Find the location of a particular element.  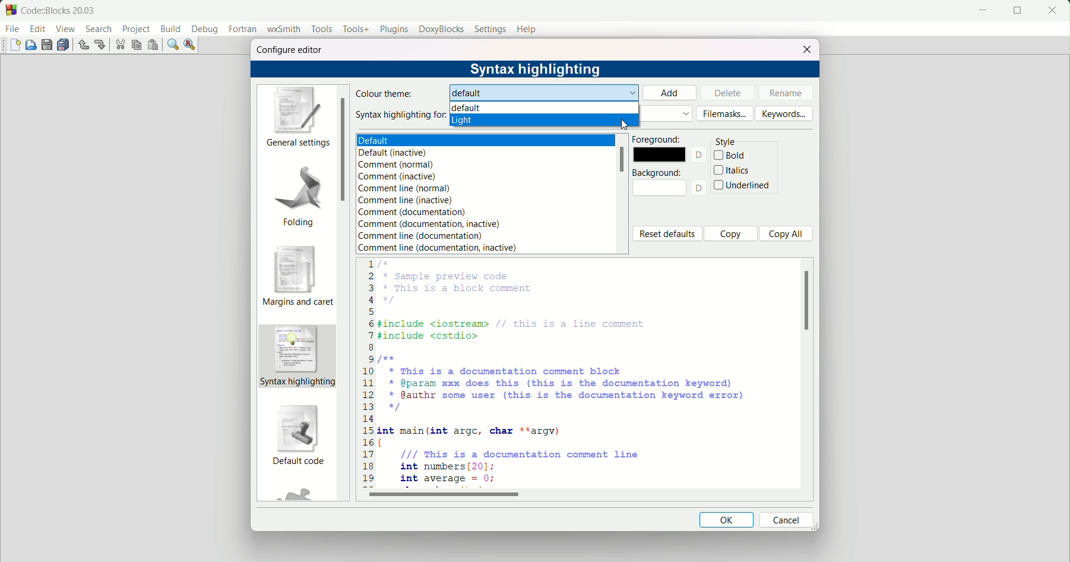

margins and caret is located at coordinates (297, 277).